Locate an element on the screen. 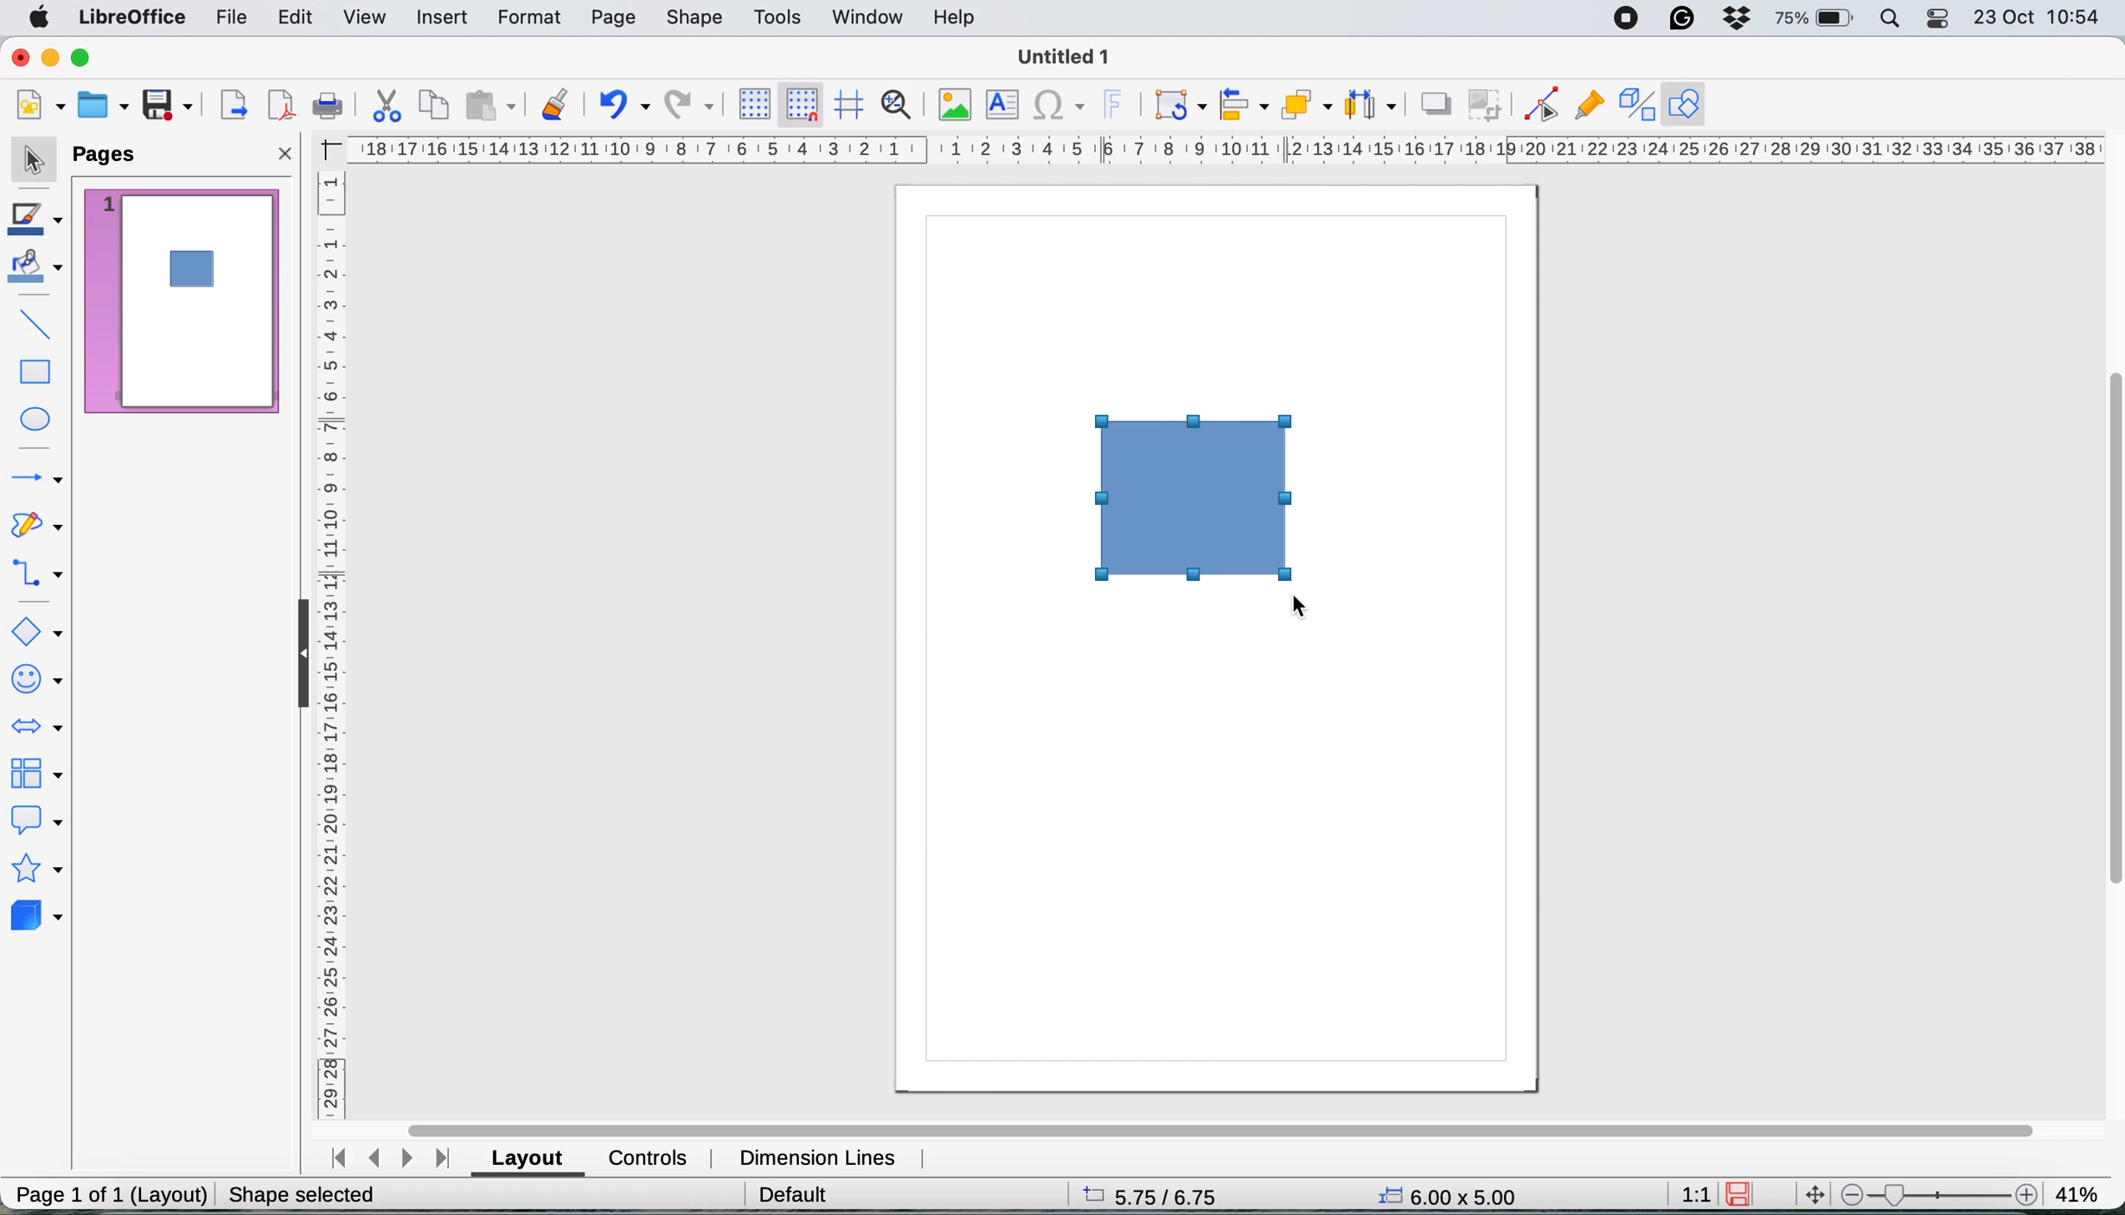 The width and height of the screenshot is (2125, 1215). connectors is located at coordinates (38, 576).